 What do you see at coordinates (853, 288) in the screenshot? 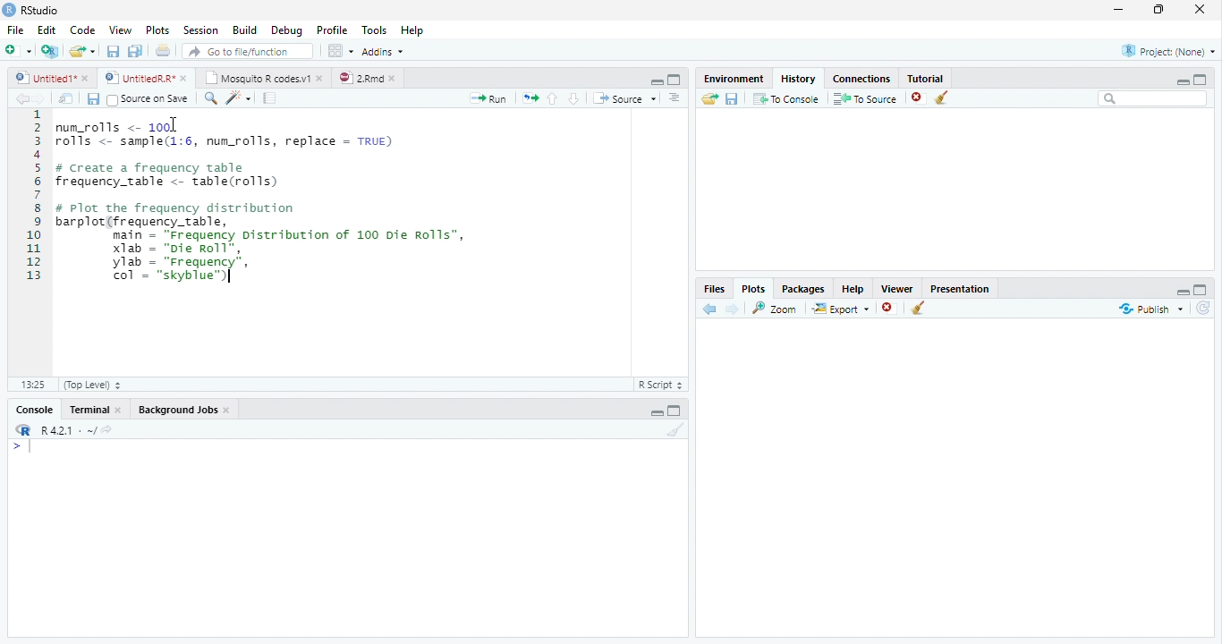
I see `Help` at bounding box center [853, 288].